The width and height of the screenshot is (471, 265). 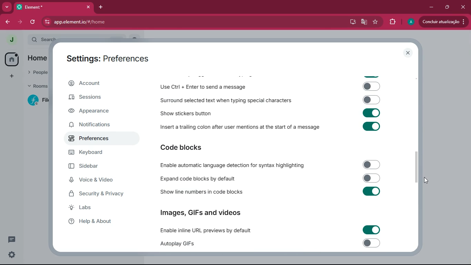 What do you see at coordinates (270, 87) in the screenshot?
I see `Use Ctrl + Enter to send a message` at bounding box center [270, 87].